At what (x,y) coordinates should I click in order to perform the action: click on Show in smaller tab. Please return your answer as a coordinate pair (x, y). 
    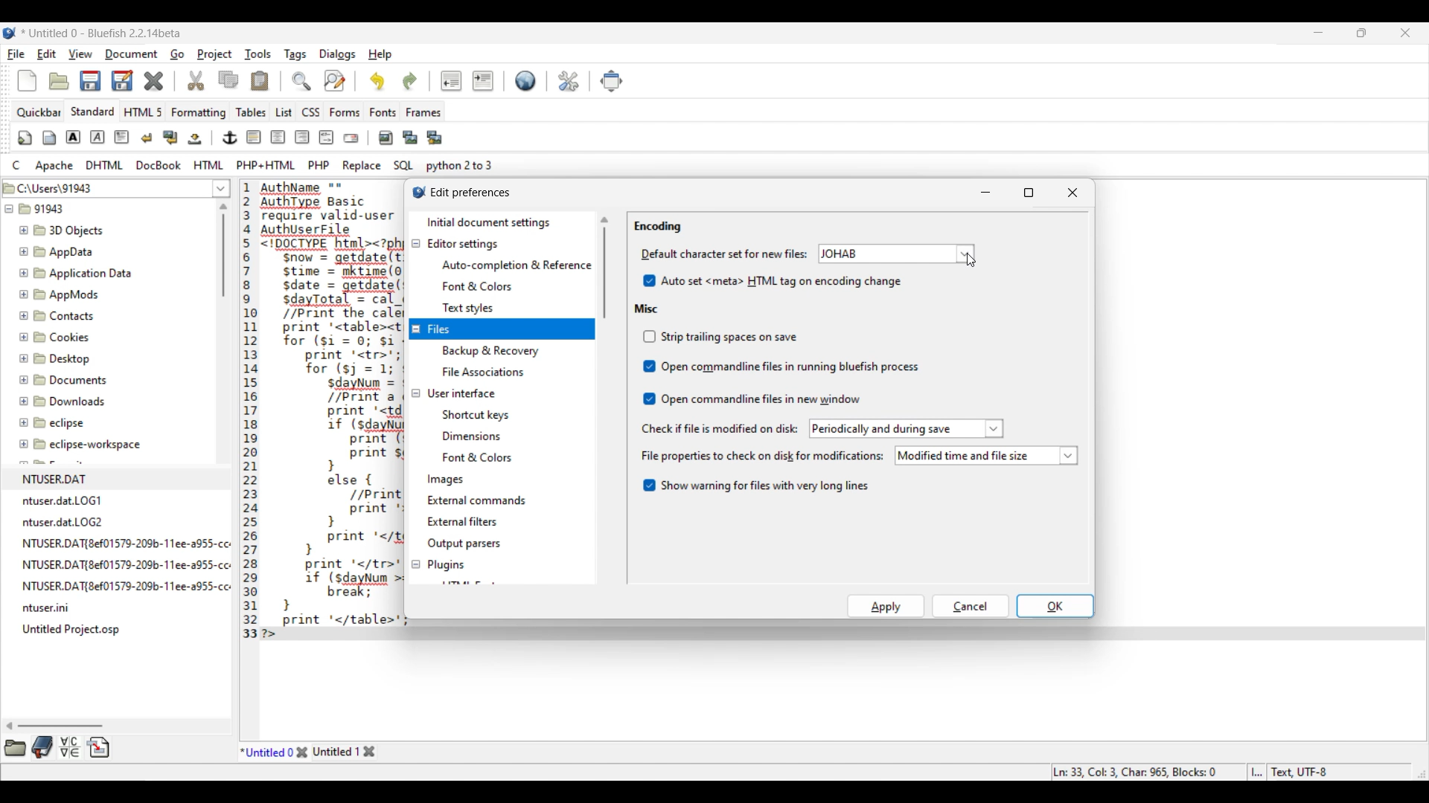
    Looking at the image, I should click on (1361, 33).